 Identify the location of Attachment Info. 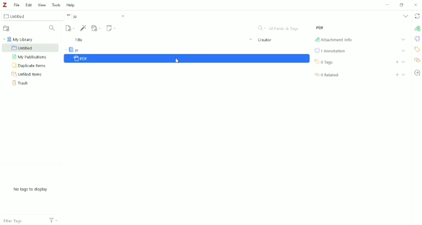
(416, 29).